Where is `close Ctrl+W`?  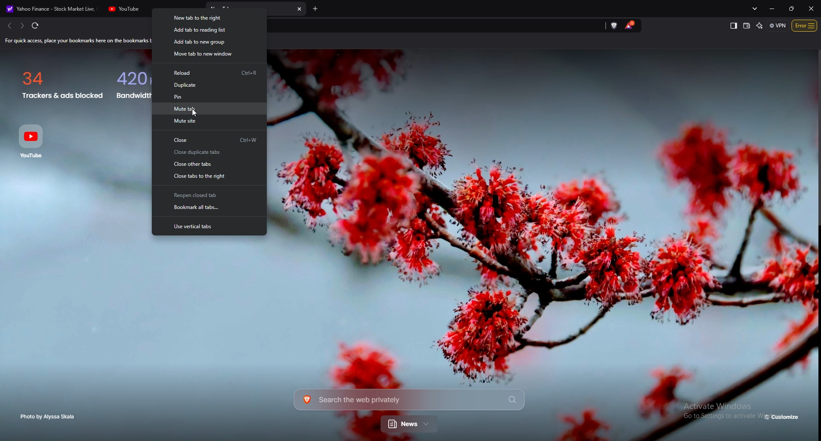
close Ctrl+W is located at coordinates (210, 138).